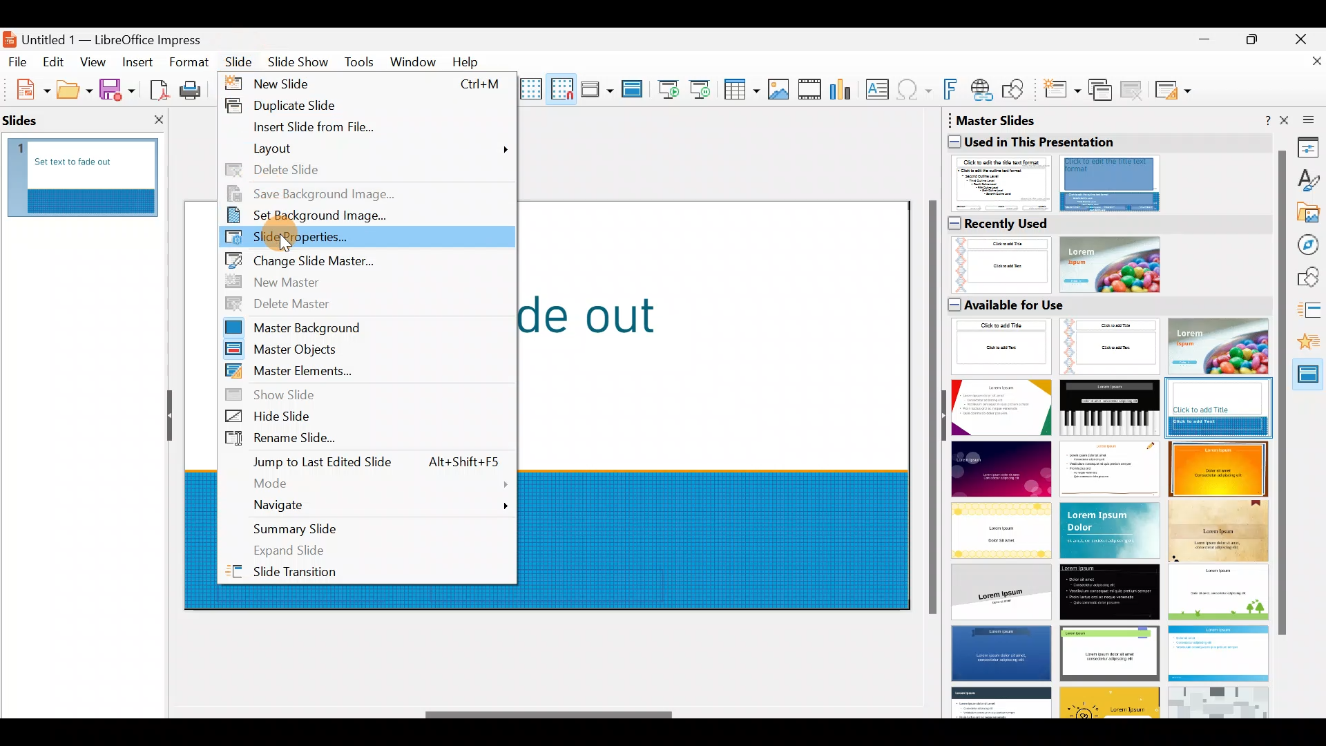  What do you see at coordinates (26, 88) in the screenshot?
I see `New` at bounding box center [26, 88].